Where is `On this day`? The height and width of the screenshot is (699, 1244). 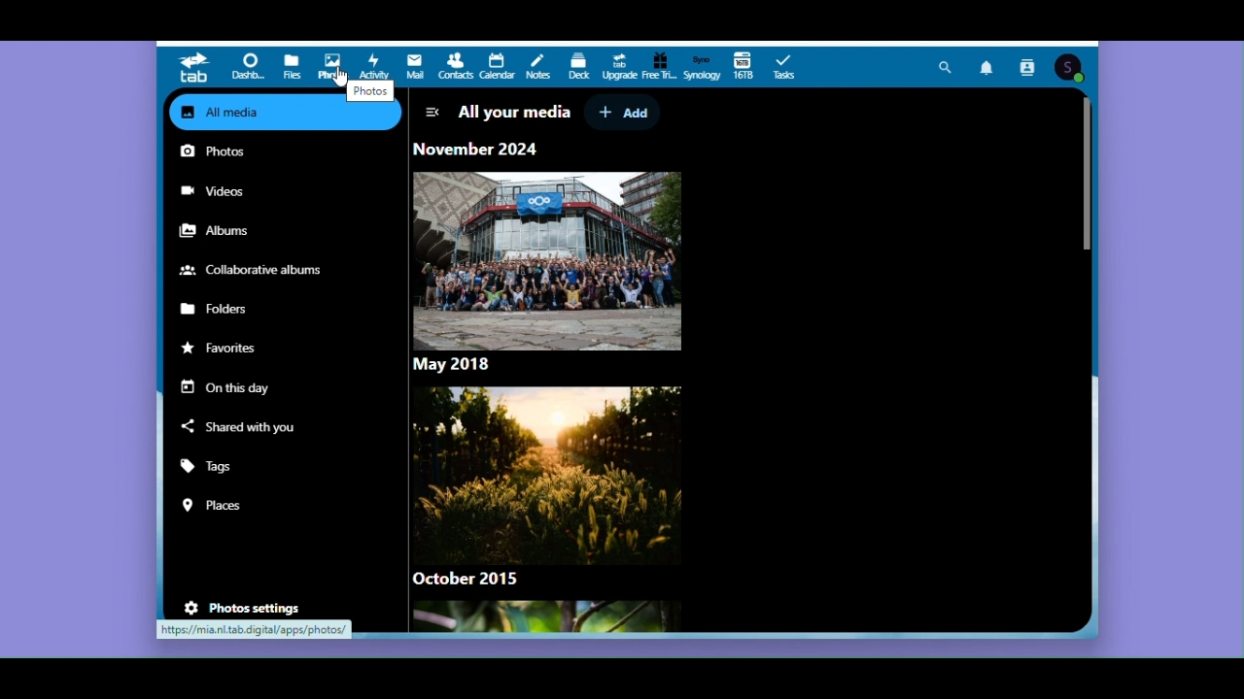
On this day is located at coordinates (228, 384).